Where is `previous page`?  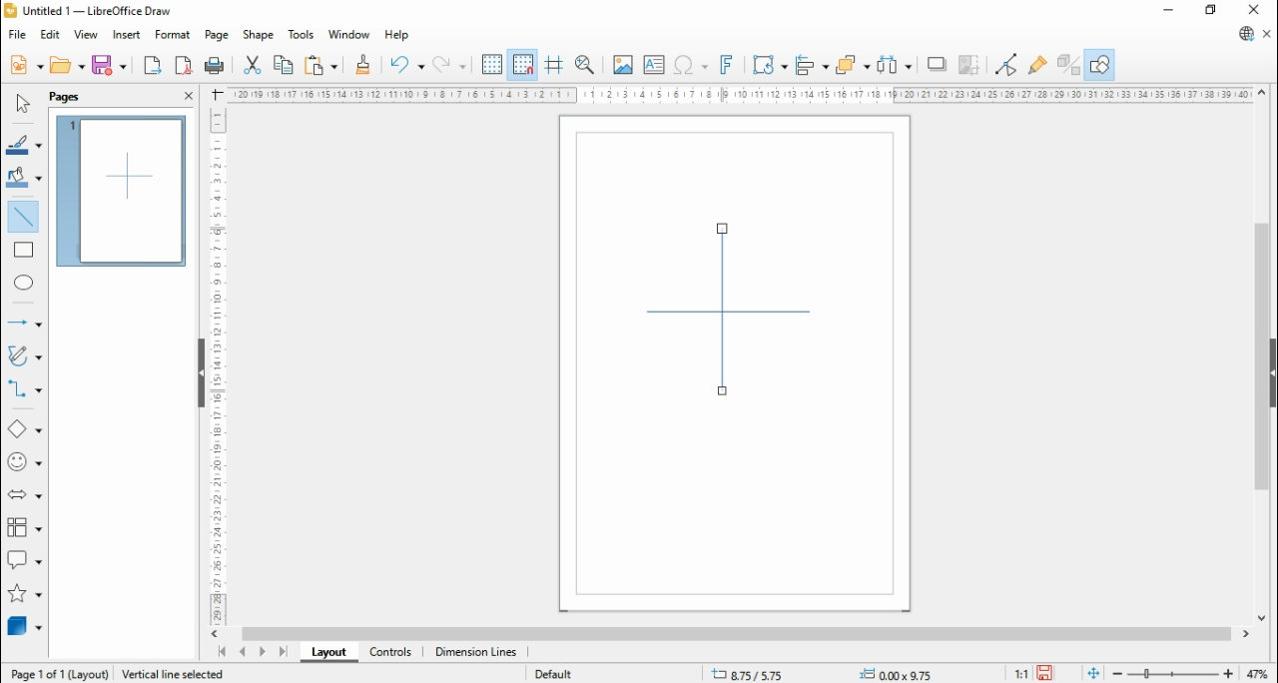
previous page is located at coordinates (242, 652).